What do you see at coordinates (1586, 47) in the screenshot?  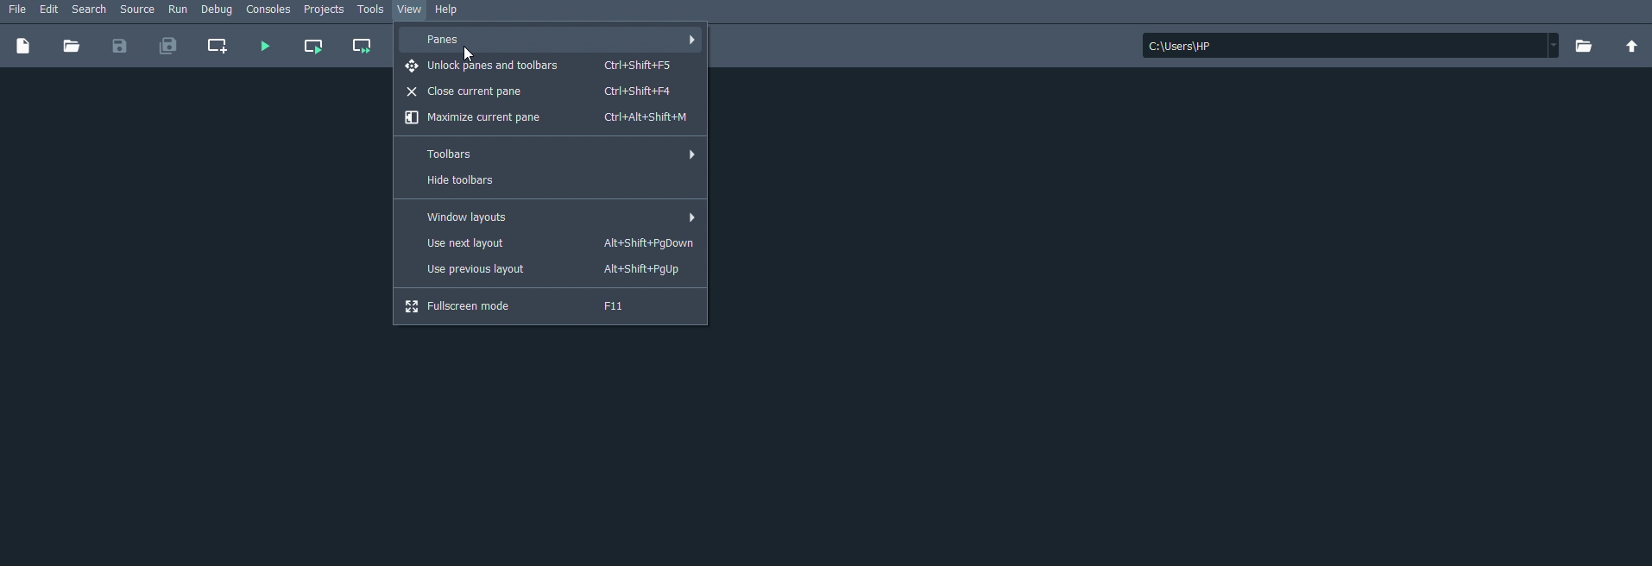 I see `Browse a working directory` at bounding box center [1586, 47].